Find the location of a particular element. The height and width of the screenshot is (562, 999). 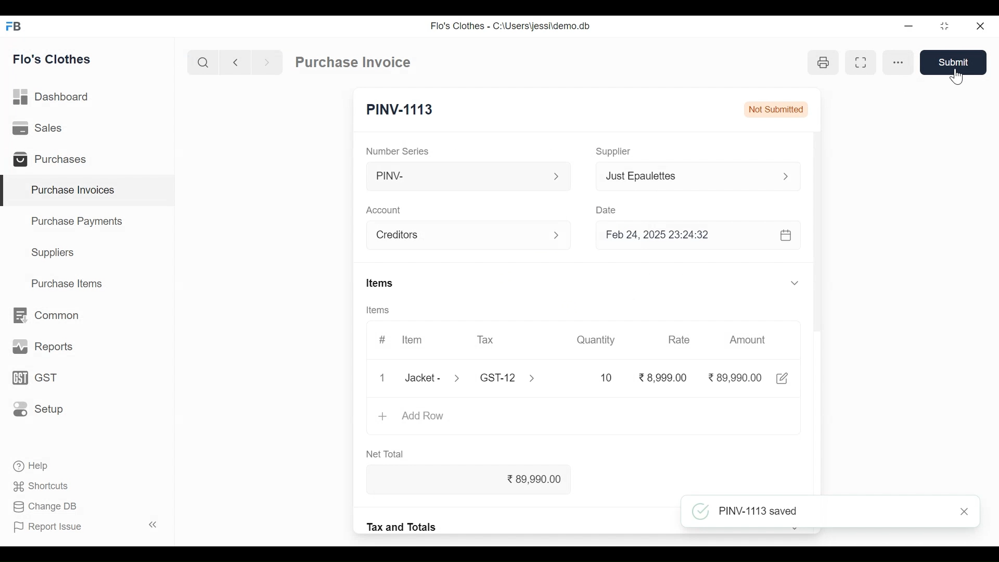

Flo's Clothes is located at coordinates (54, 59).